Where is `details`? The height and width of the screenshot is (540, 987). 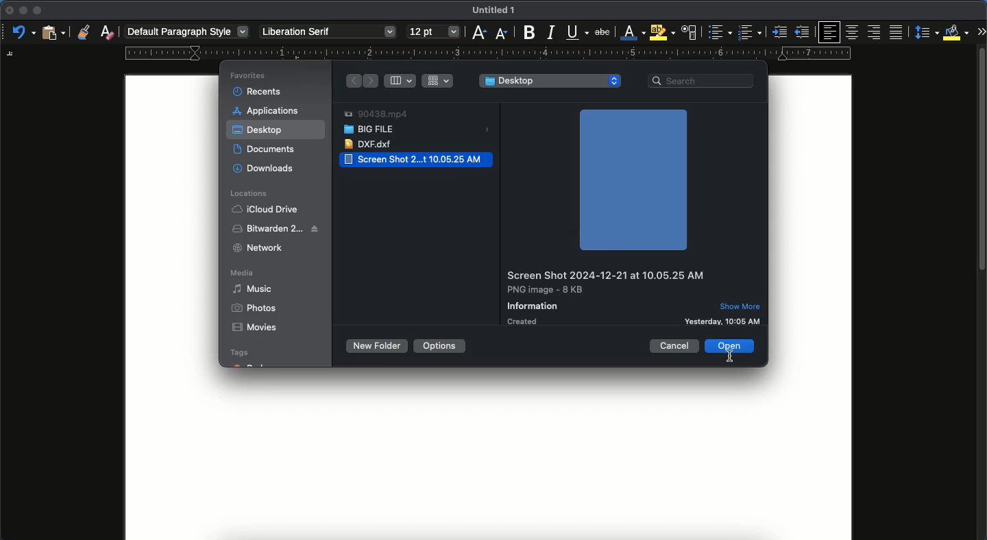
details is located at coordinates (740, 320).